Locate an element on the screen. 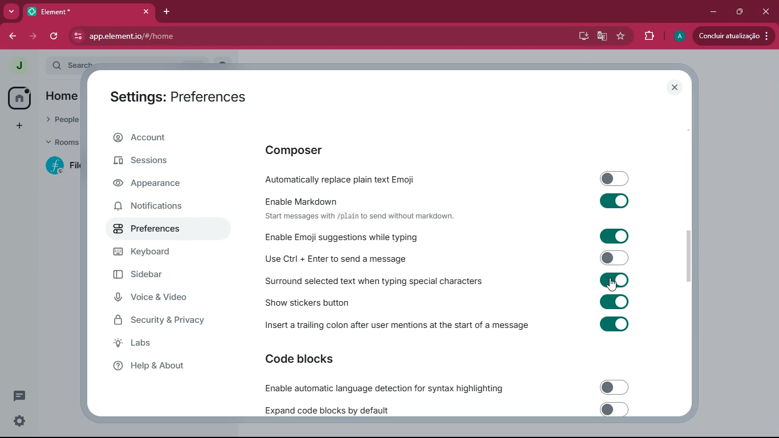  close is located at coordinates (676, 88).